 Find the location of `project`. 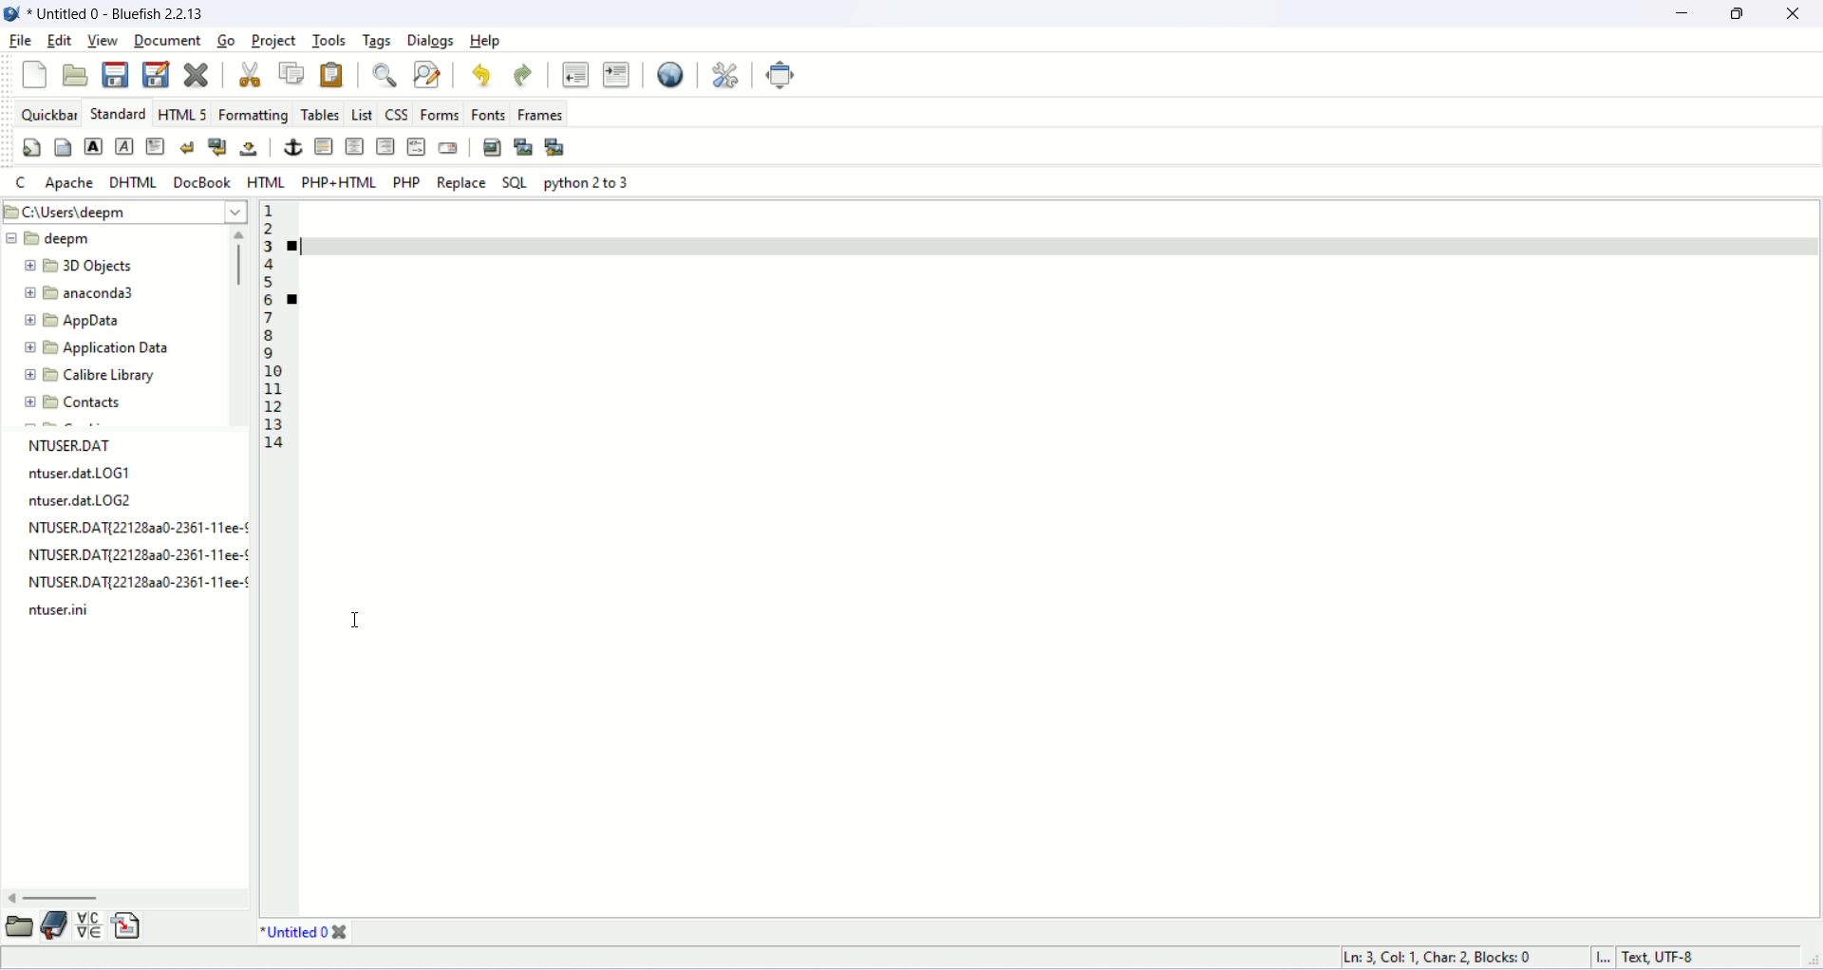

project is located at coordinates (273, 41).